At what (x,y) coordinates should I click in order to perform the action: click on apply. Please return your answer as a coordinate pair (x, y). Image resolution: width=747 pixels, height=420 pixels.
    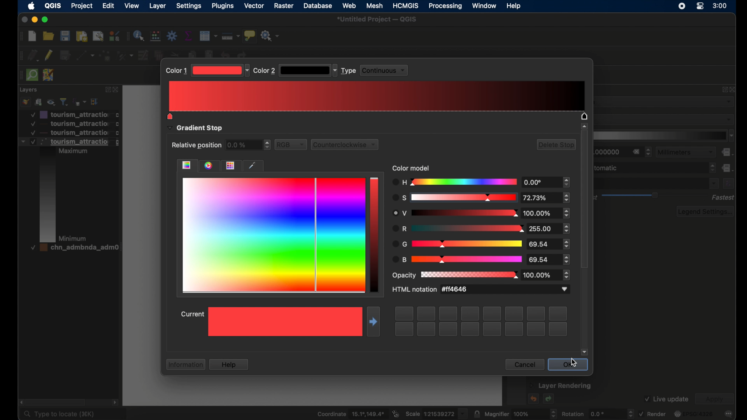
    Looking at the image, I should click on (714, 399).